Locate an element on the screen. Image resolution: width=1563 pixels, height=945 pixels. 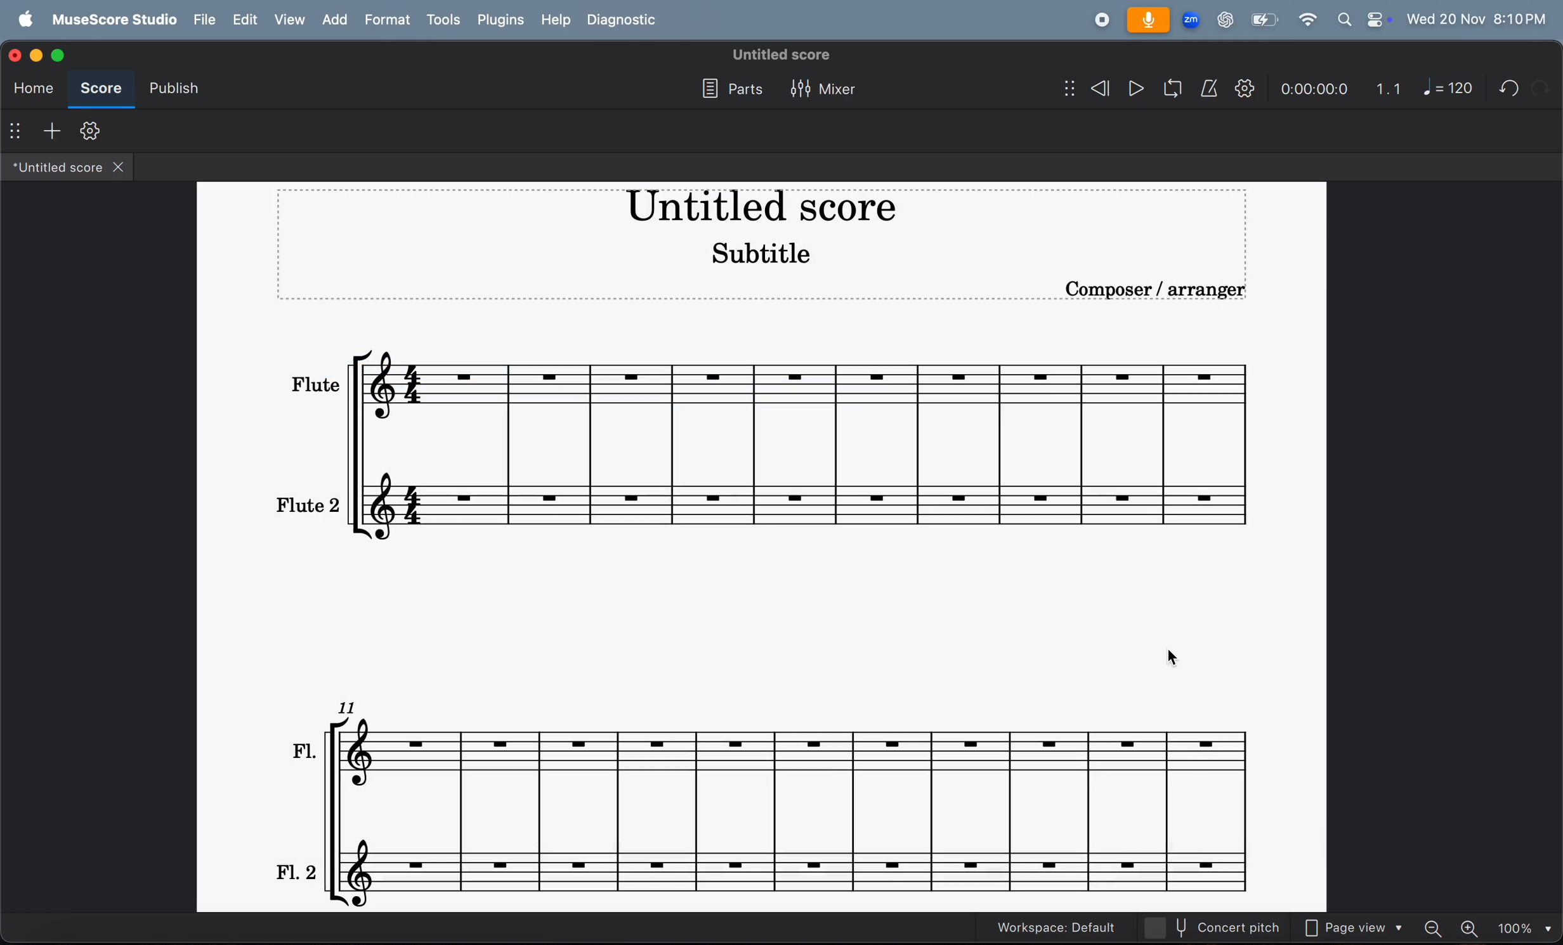
undo is located at coordinates (1506, 88).